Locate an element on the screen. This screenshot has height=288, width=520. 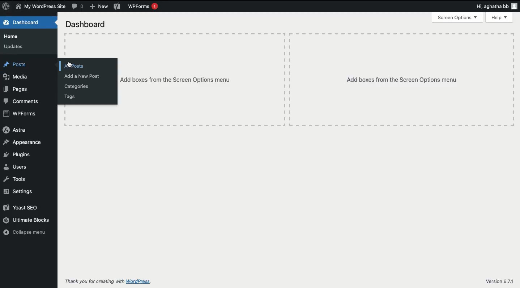
Help is located at coordinates (500, 17).